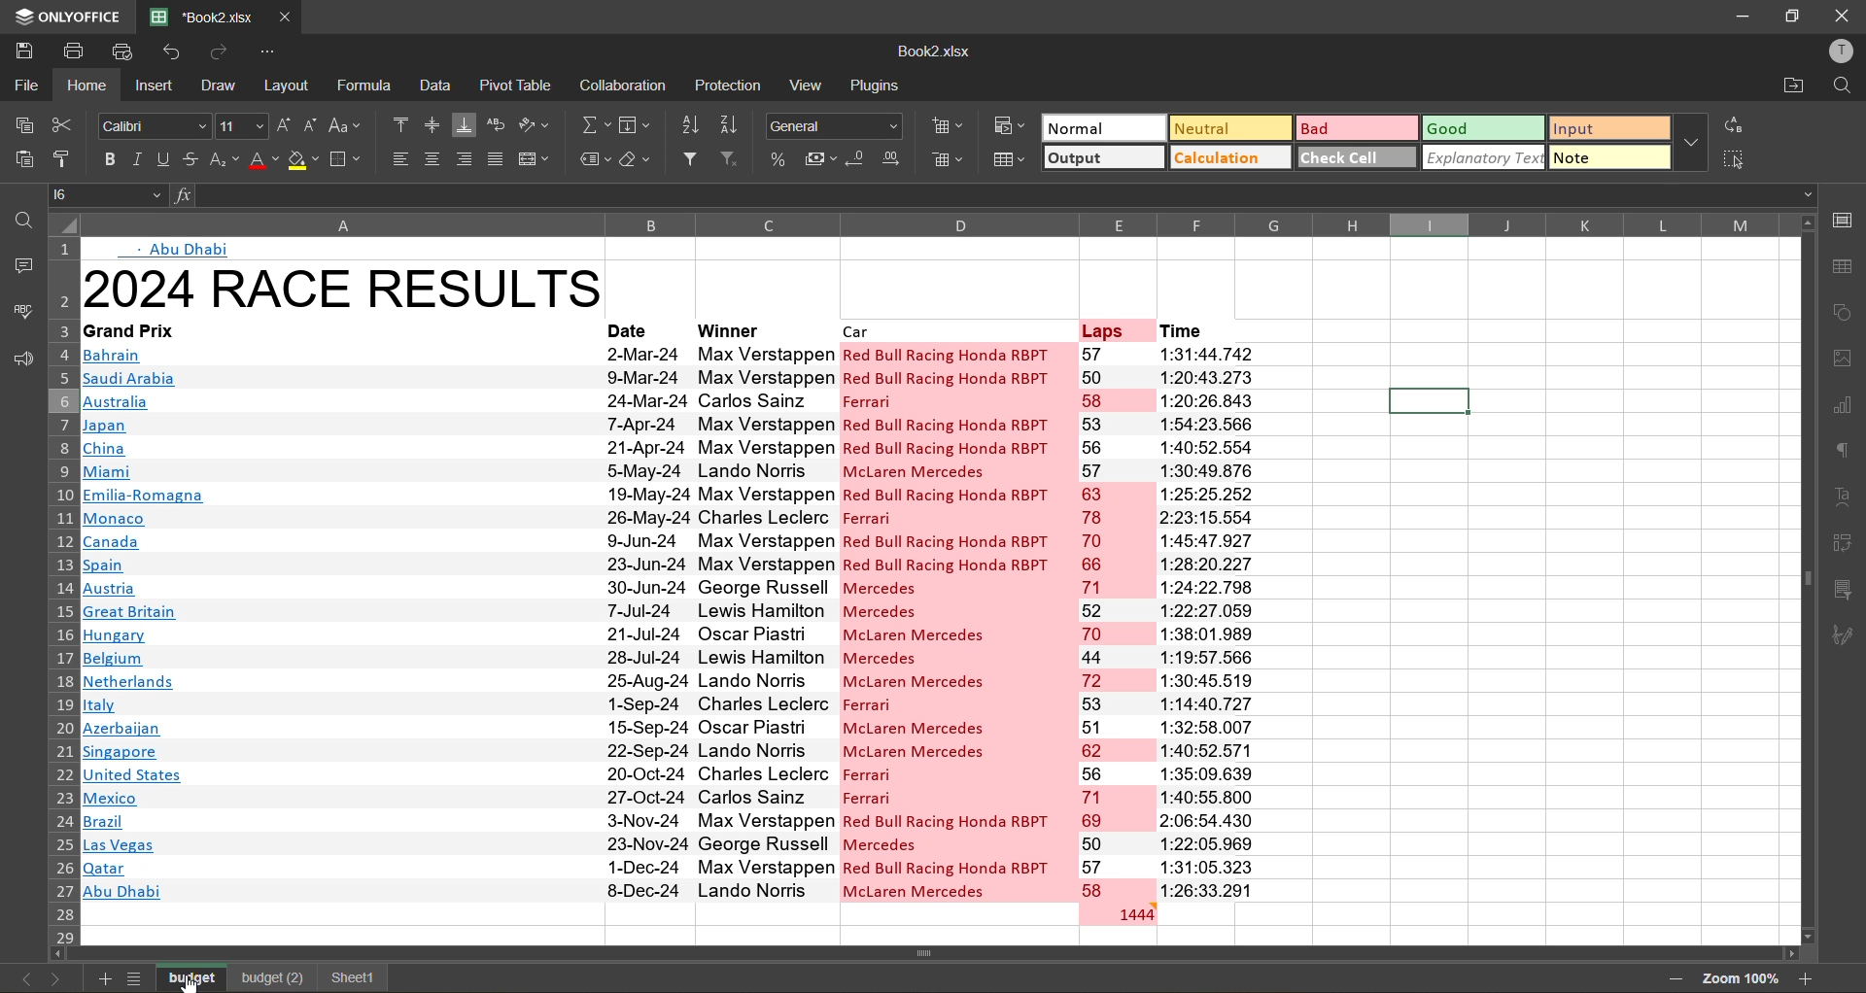  What do you see at coordinates (1807, 487) in the screenshot?
I see `scroll bar` at bounding box center [1807, 487].